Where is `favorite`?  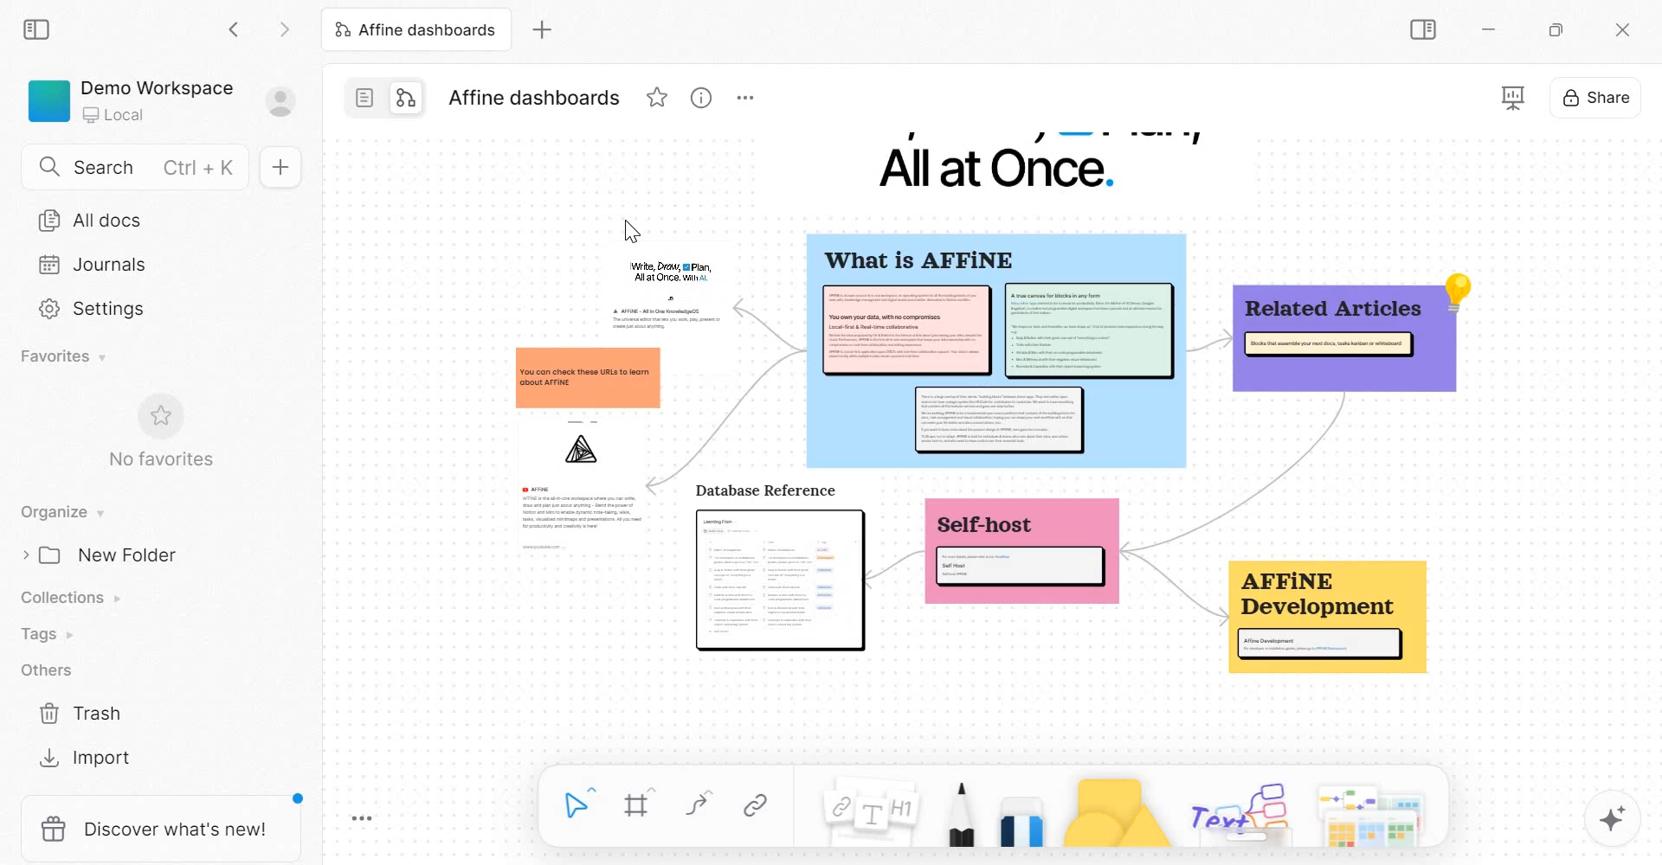
favorite is located at coordinates (659, 99).